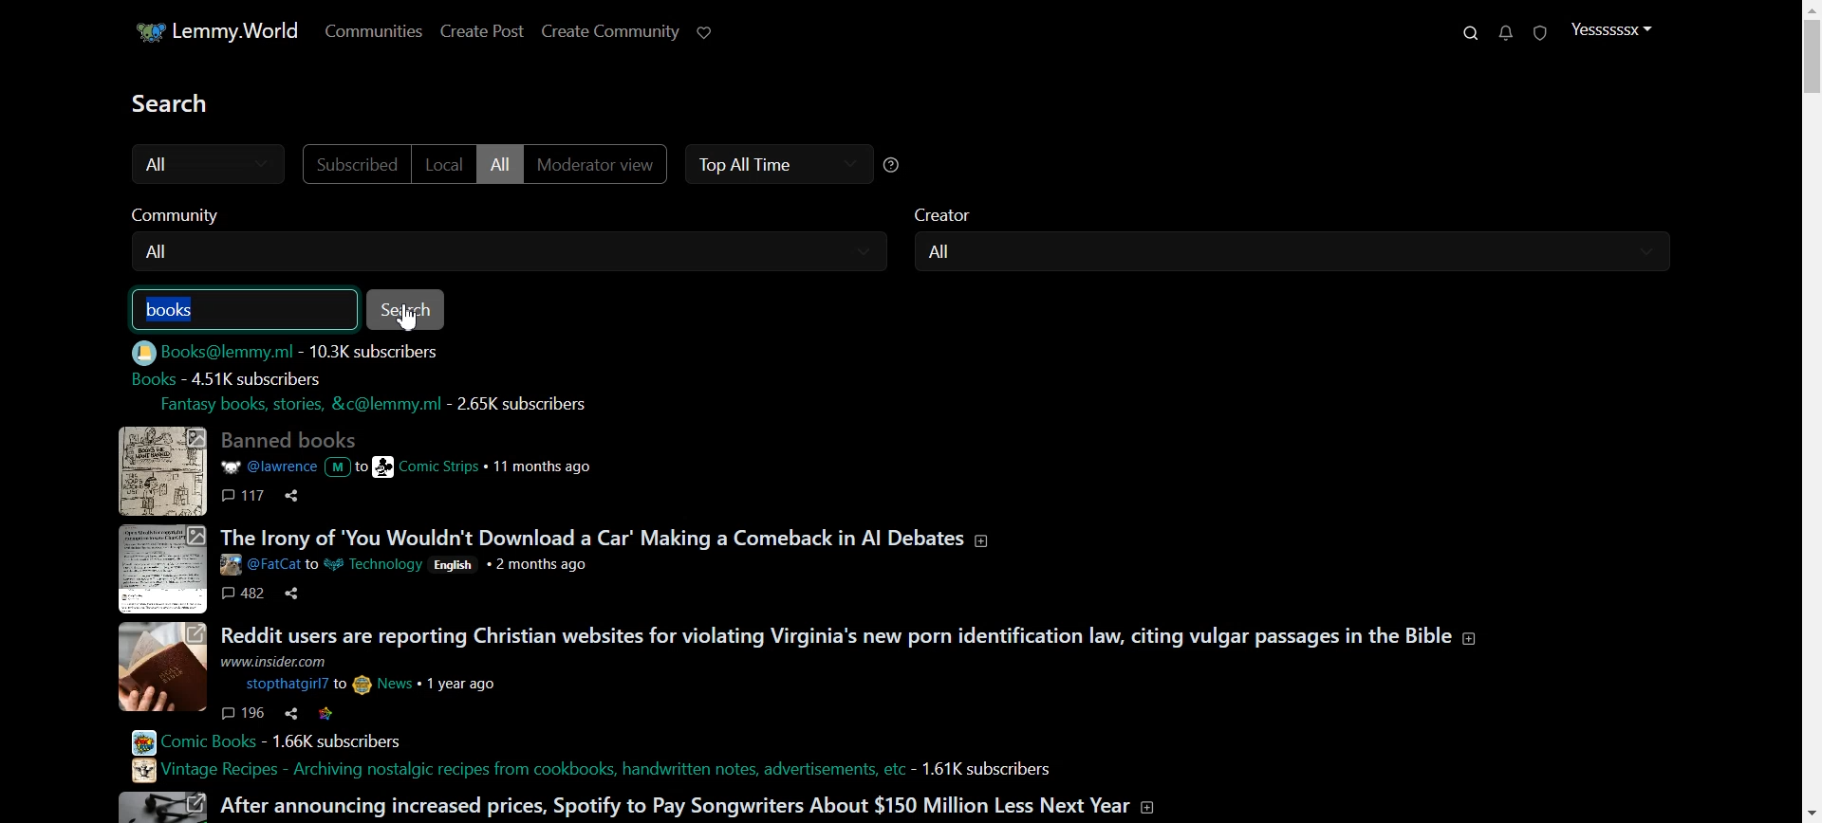 This screenshot has height=823, width=1822. Describe the element at coordinates (201, 352) in the screenshot. I see `link` at that location.